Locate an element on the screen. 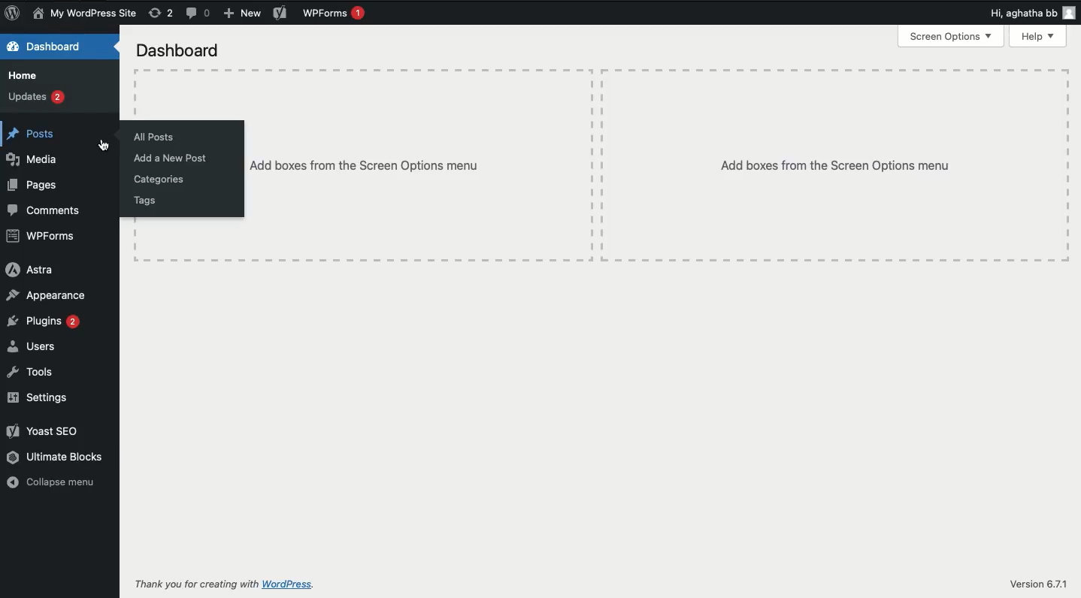  WPForms is located at coordinates (335, 14).